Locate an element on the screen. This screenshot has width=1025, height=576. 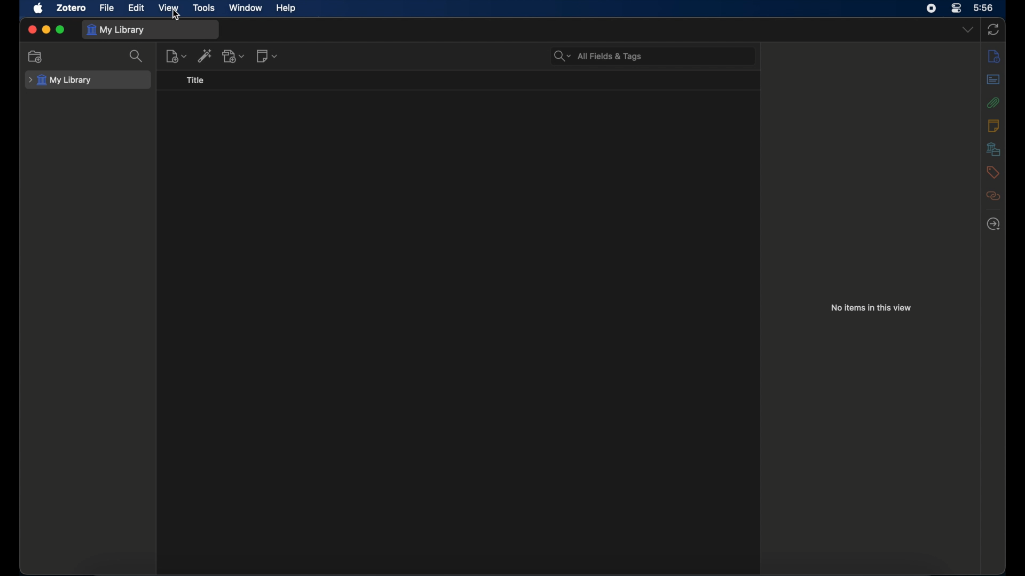
libraries is located at coordinates (993, 149).